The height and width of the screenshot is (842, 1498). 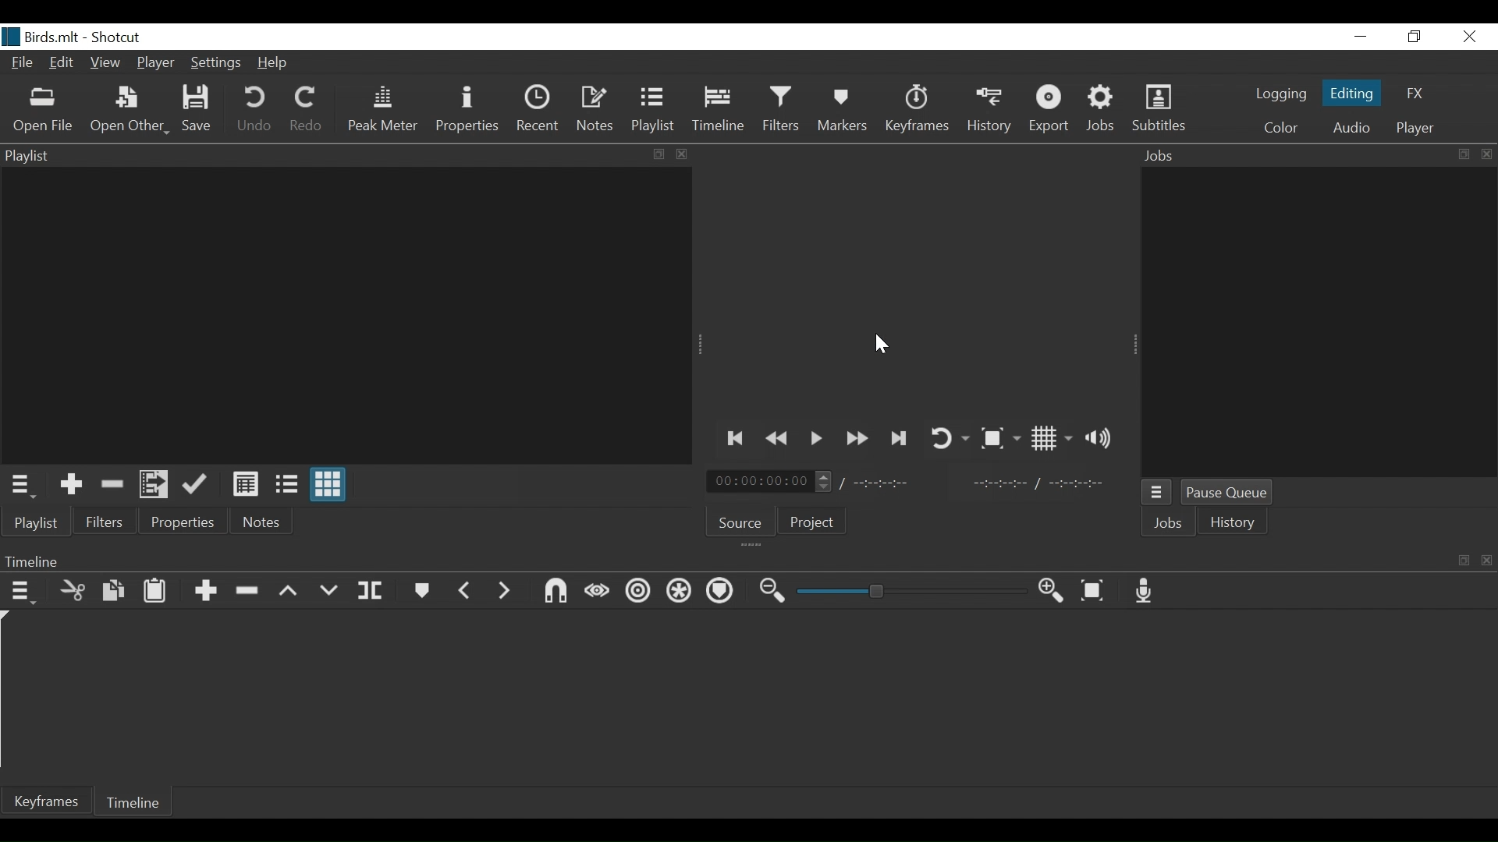 I want to click on Notes, so click(x=264, y=522).